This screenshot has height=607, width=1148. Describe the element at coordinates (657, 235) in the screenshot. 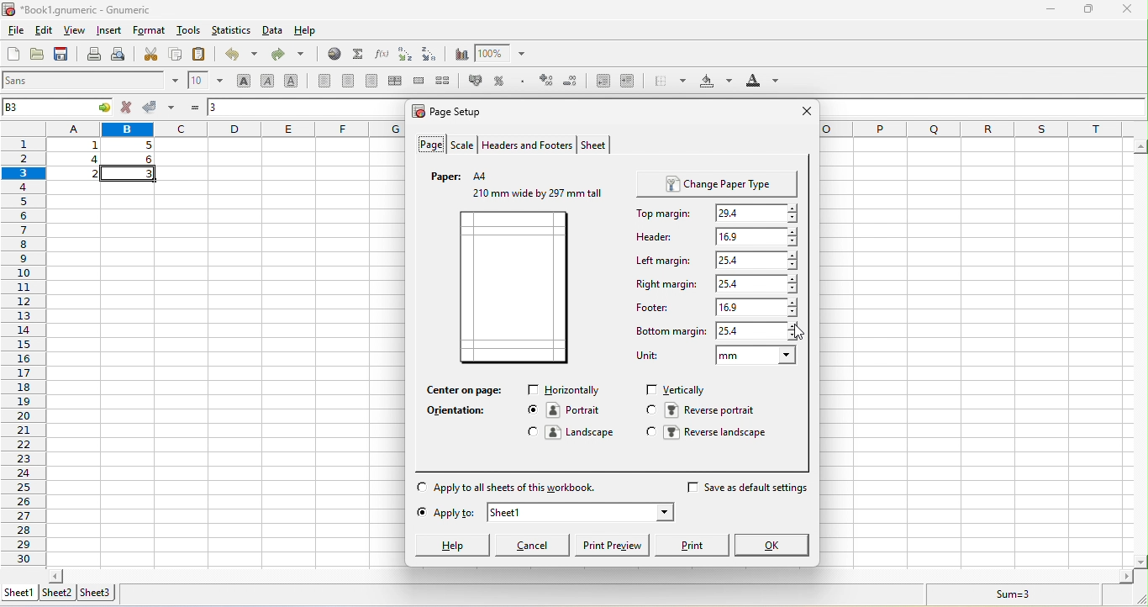

I see `header` at that location.